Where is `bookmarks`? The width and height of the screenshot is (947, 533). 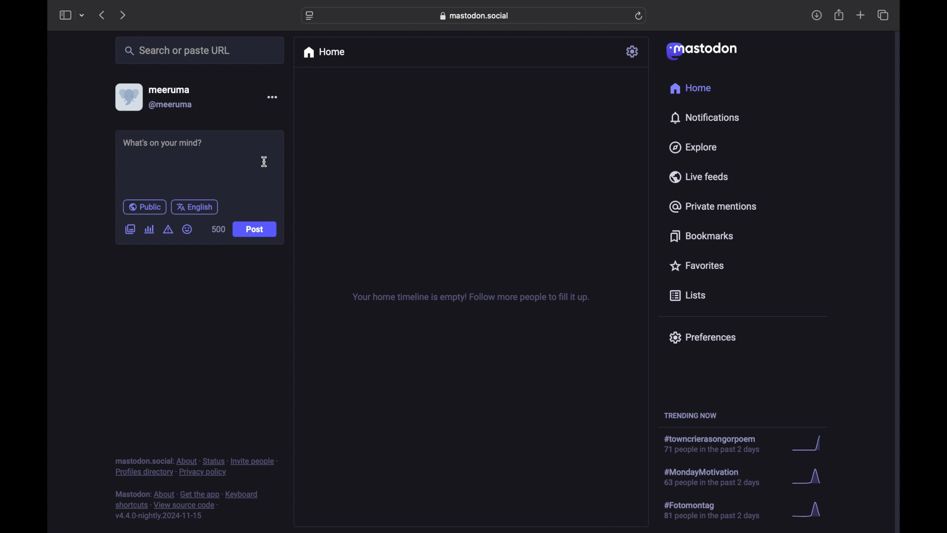
bookmarks is located at coordinates (703, 236).